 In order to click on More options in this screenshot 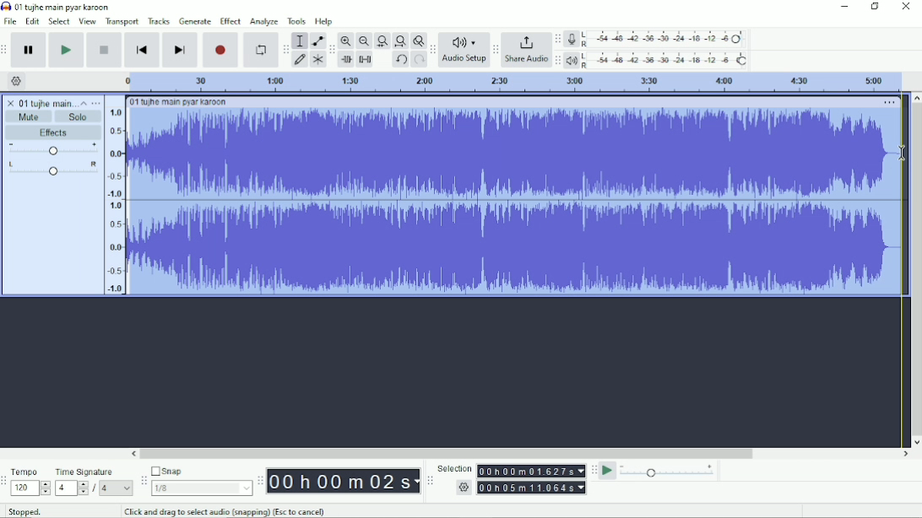, I will do `click(95, 103)`.